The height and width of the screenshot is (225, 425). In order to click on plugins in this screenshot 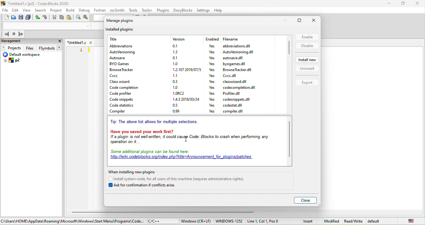, I will do `click(162, 11)`.